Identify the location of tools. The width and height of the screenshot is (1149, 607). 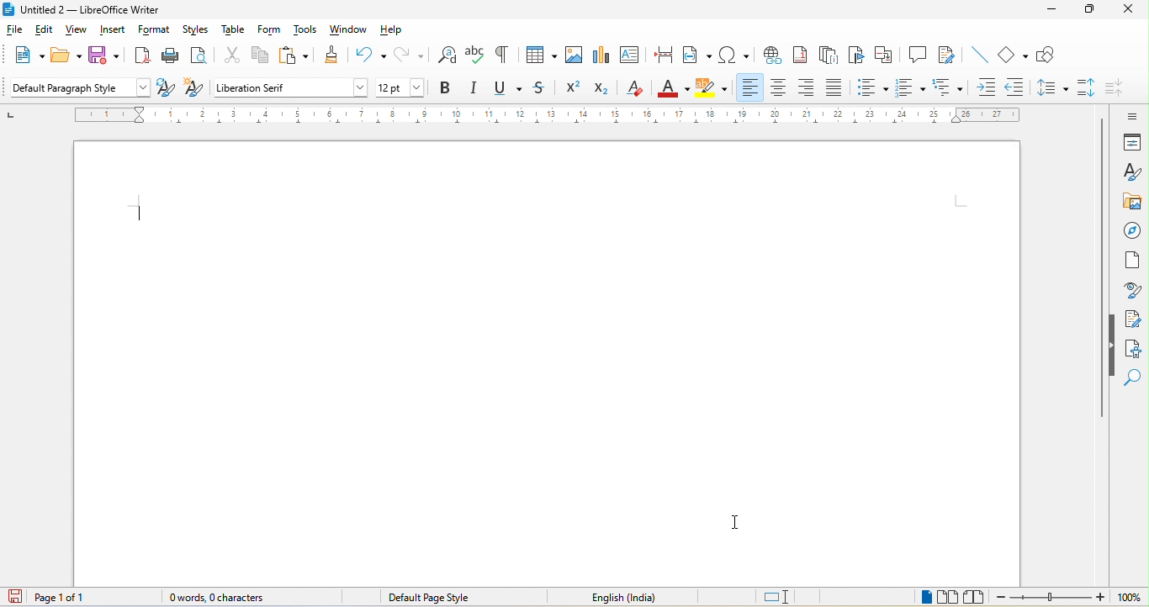
(310, 32).